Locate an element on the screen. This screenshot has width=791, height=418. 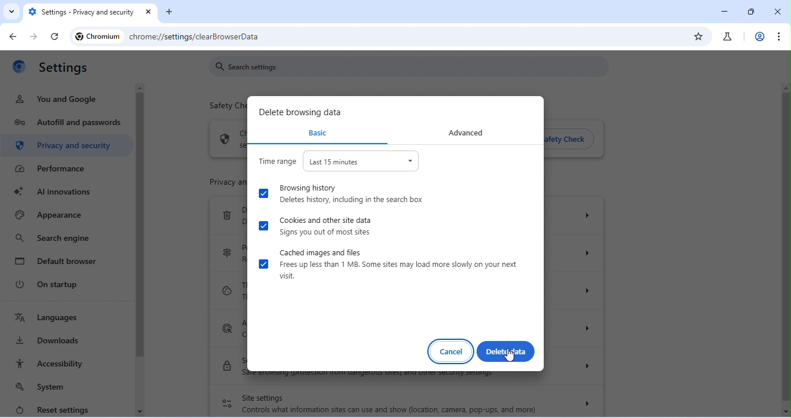
cached images and files is located at coordinates (321, 252).